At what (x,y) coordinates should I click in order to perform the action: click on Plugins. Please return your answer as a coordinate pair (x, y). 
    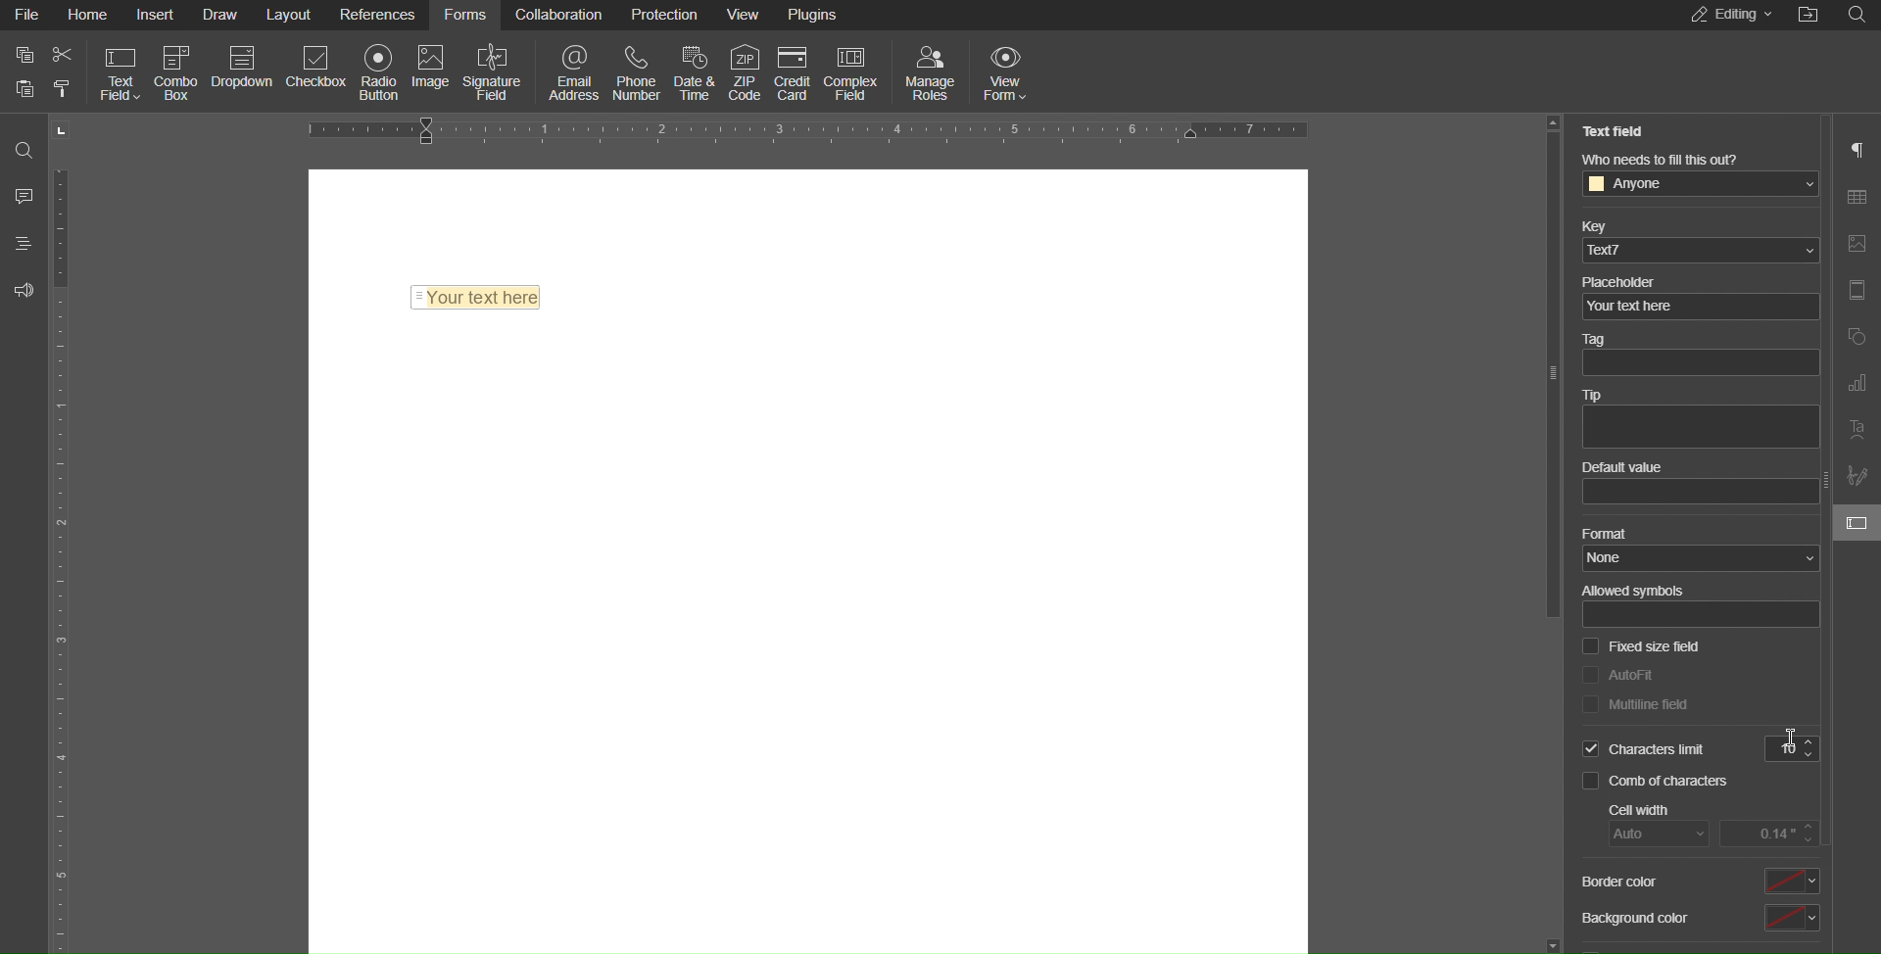
    Looking at the image, I should click on (816, 13).